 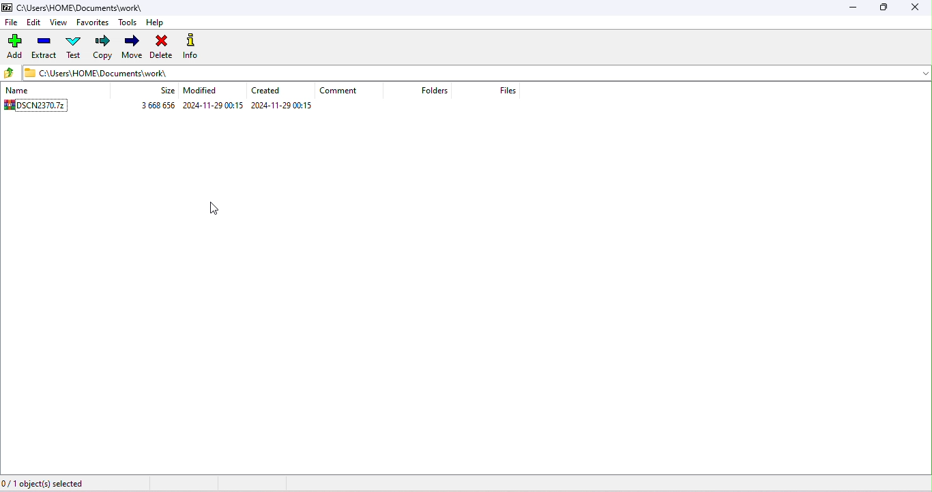 I want to click on name, so click(x=34, y=90).